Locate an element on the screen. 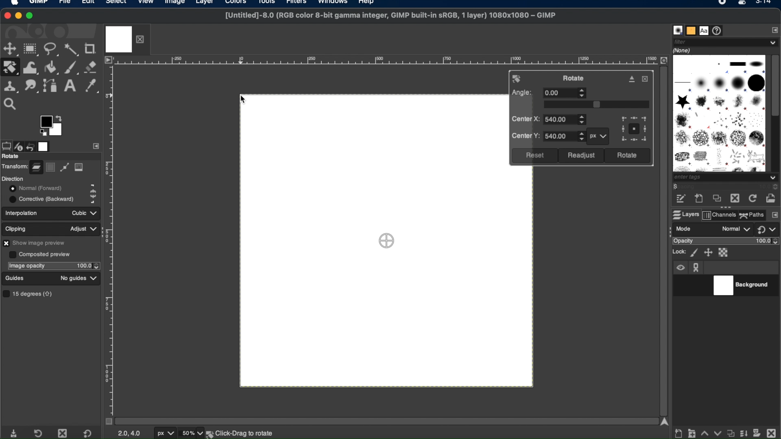 This screenshot has width=781, height=439. delete this brush is located at coordinates (735, 198).